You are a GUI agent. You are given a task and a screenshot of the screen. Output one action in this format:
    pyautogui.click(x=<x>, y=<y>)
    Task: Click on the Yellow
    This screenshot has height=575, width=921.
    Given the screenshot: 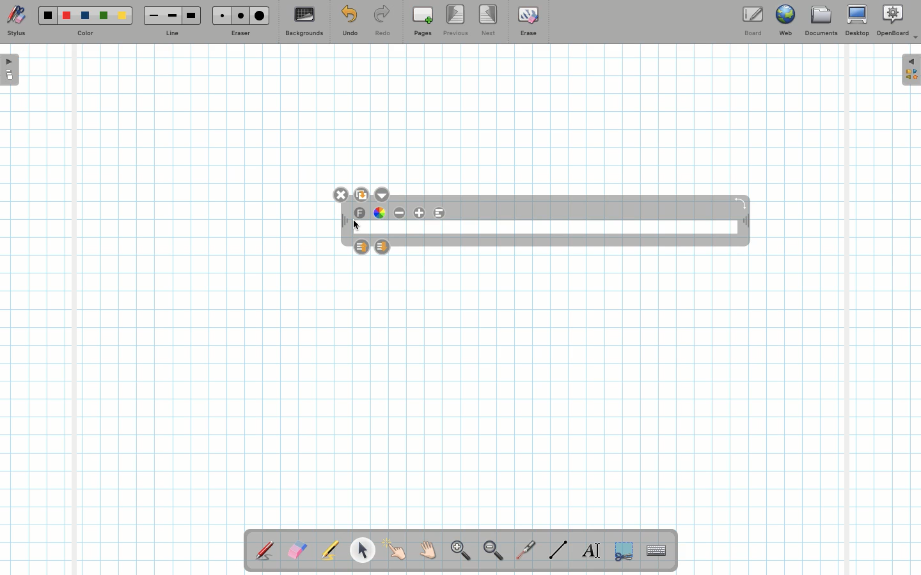 What is the action you would take?
    pyautogui.click(x=122, y=15)
    